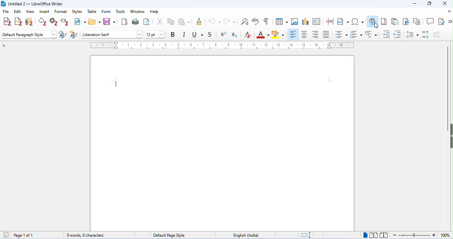 The image size is (453, 239). I want to click on undo, so click(215, 22).